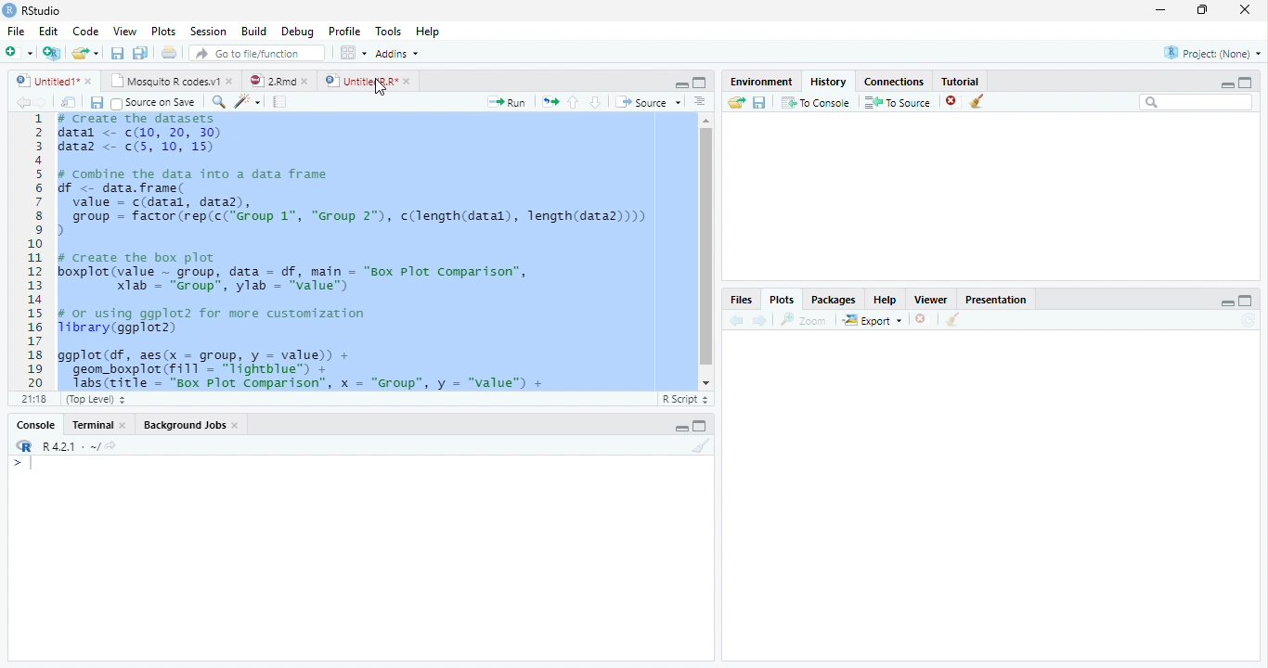 This screenshot has height=668, width=1268. Describe the element at coordinates (360, 251) in the screenshot. I see `# Create the datasets
datal <- (10, 20, 30)
data2 <- c(5, 10, 15)
# Combine the data into a data frame
of <- data.frame(
value = c(datal, data2),
group = factor (rep(c("Group 1", "Group 2"), c(length(datal), length(data2))))
)
# Create the box plot
boxplot (value ~ group, data = df, main = “Box Plot Comparison”,
x1ab = “Group”, ylab = "Value")
# or using ggplot2 for more customization
Tibrary(ggplot2)
|
9gplot (df, aes(x = group, y = value) +
‘geom_boxplot (F111 = "Tightblue™) +
Jabs(title = "Box Plot Comparison”, x = "Group™, y = "value™) +` at that location.